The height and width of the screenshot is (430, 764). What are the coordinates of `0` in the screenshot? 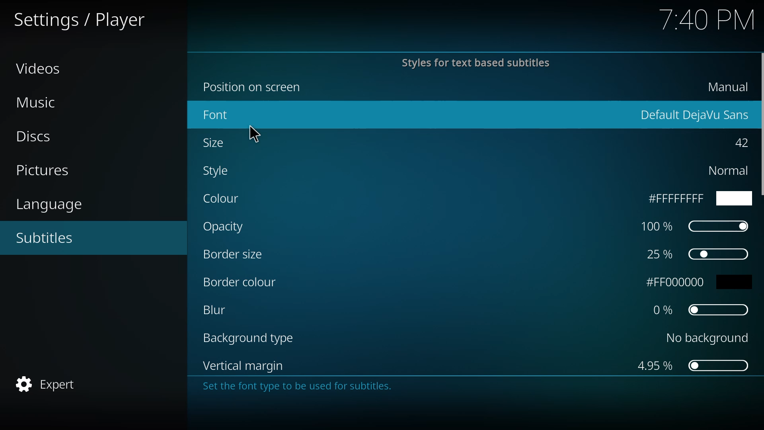 It's located at (701, 309).